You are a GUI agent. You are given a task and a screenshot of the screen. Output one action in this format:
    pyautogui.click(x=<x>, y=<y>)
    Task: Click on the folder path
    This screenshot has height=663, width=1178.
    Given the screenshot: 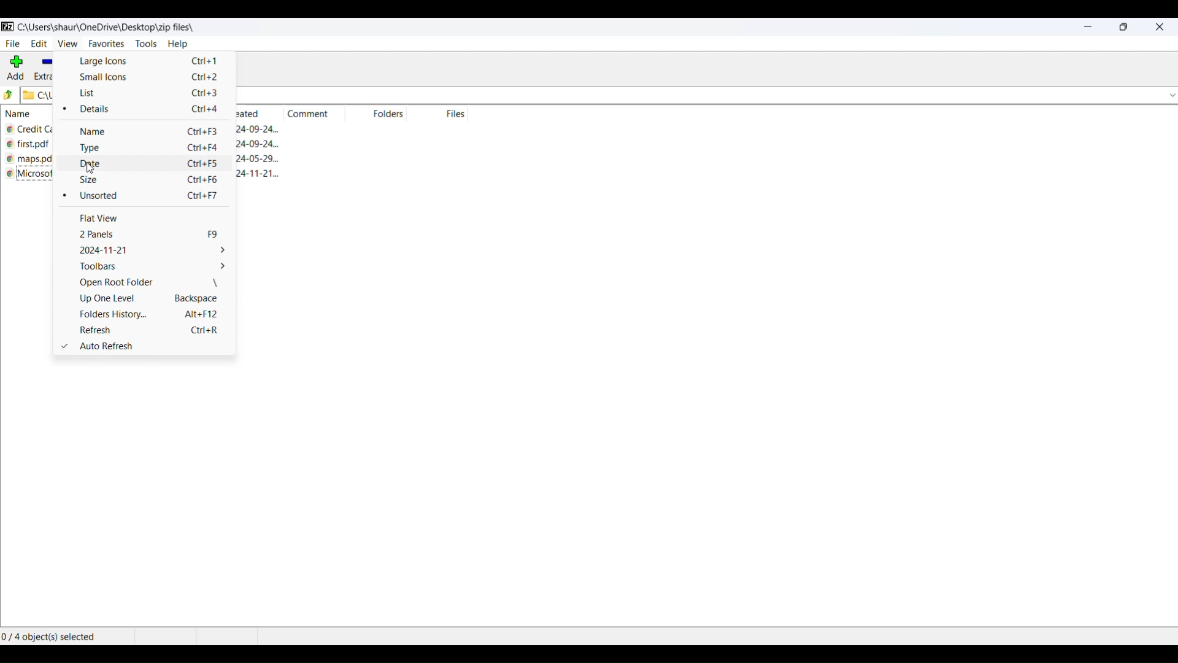 What is the action you would take?
    pyautogui.click(x=106, y=27)
    